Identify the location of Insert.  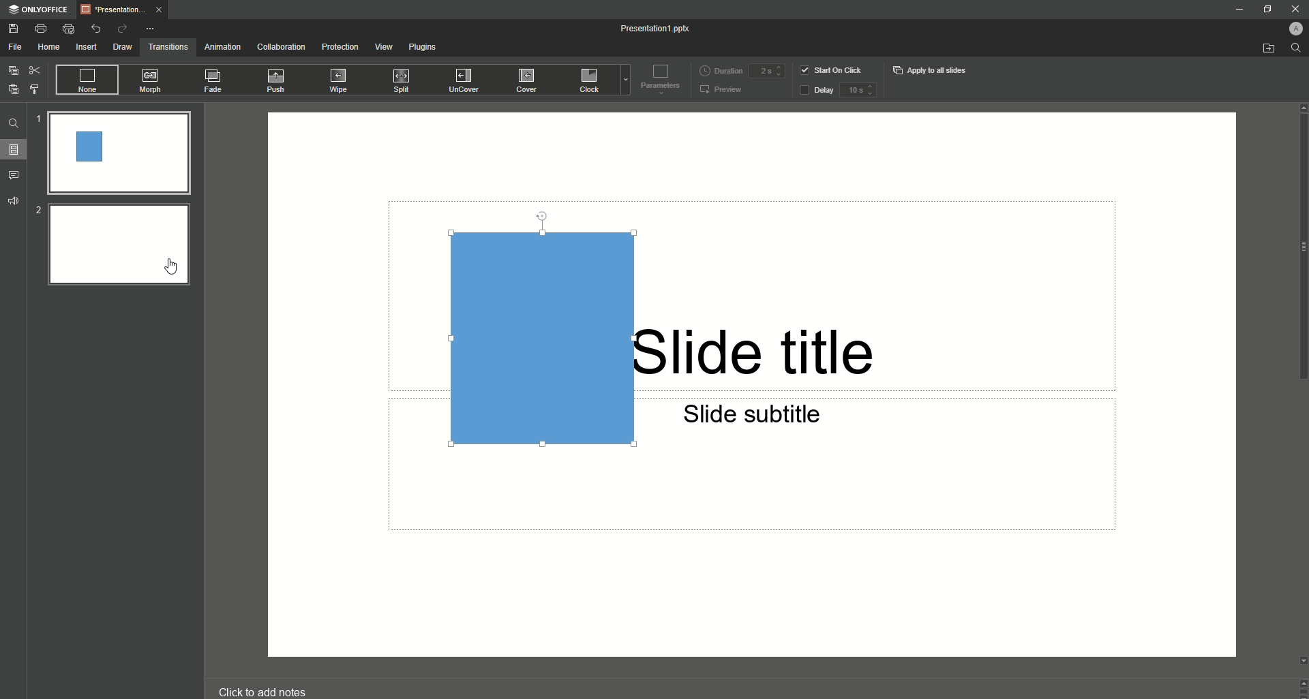
(85, 47).